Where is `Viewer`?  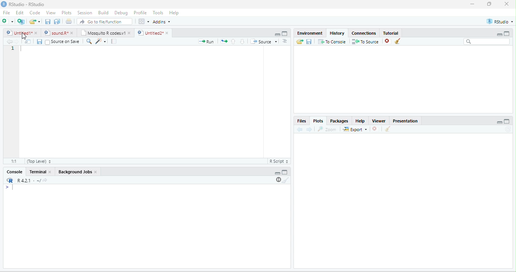
Viewer is located at coordinates (379, 121).